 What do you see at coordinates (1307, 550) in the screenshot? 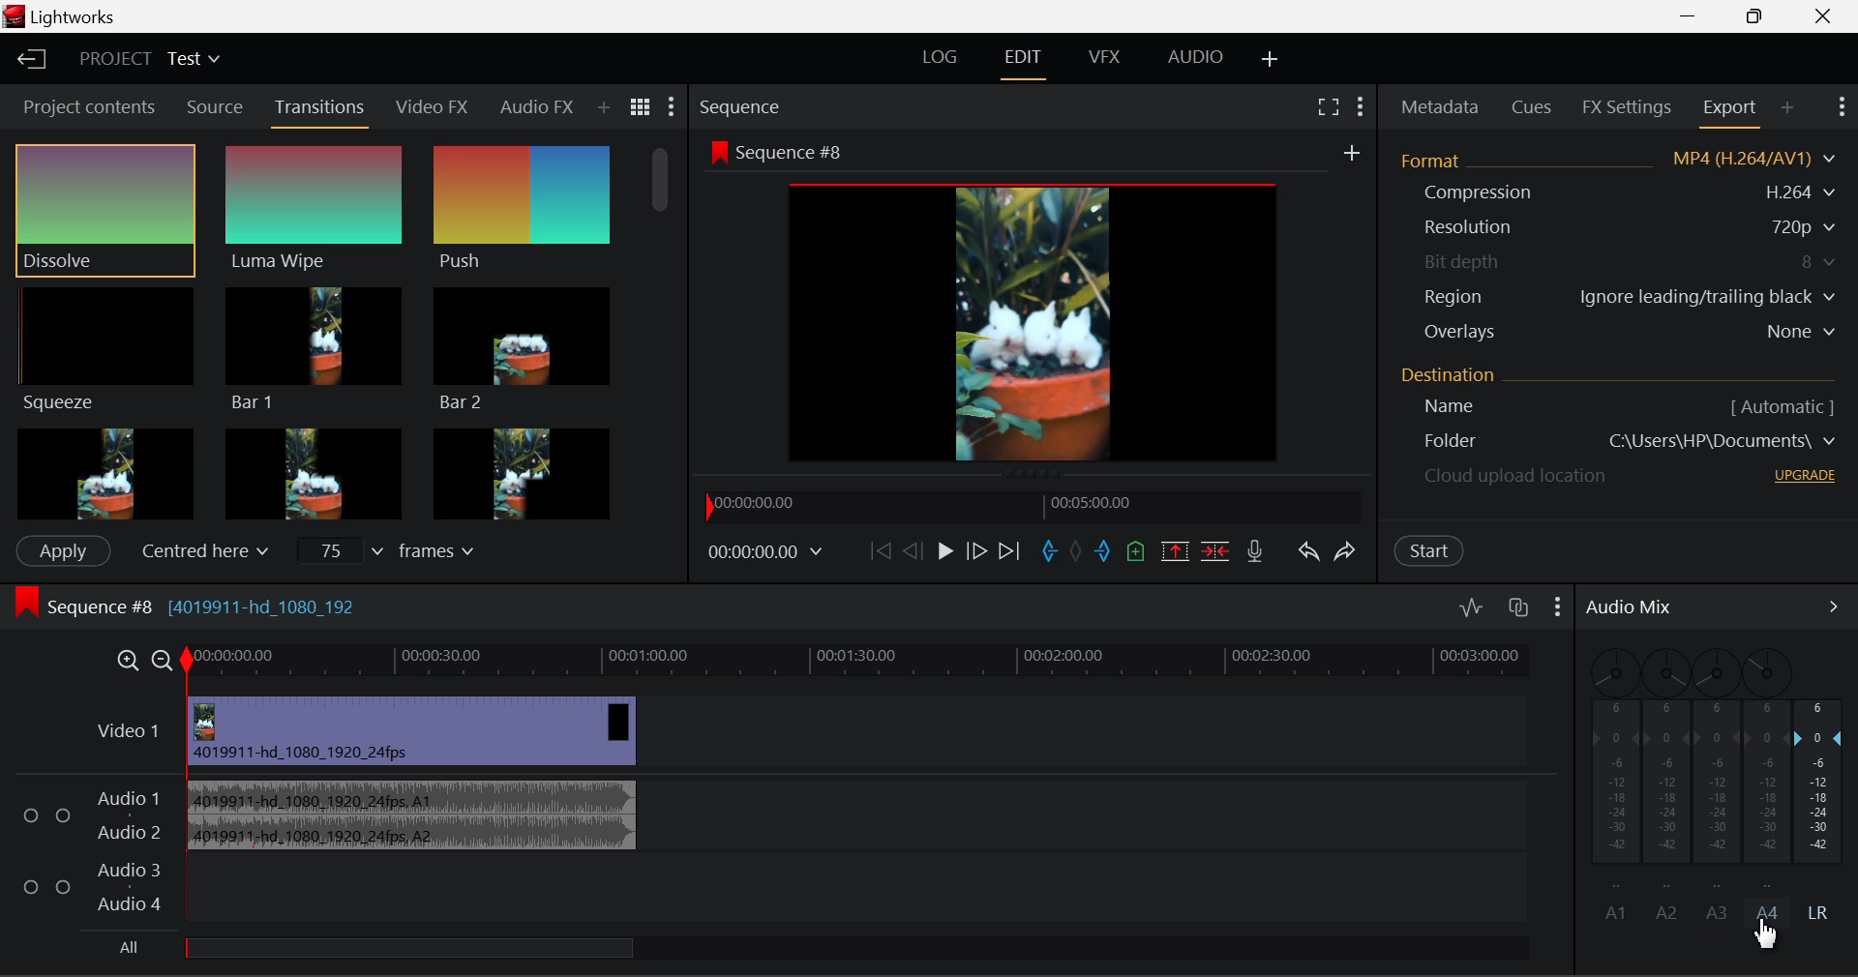
I see `Undo` at bounding box center [1307, 550].